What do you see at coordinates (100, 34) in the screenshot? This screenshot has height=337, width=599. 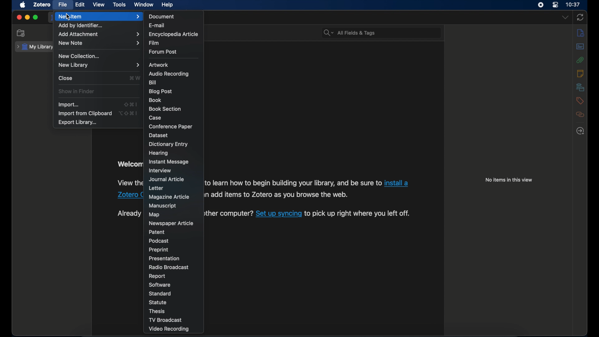 I see `add attachment` at bounding box center [100, 34].